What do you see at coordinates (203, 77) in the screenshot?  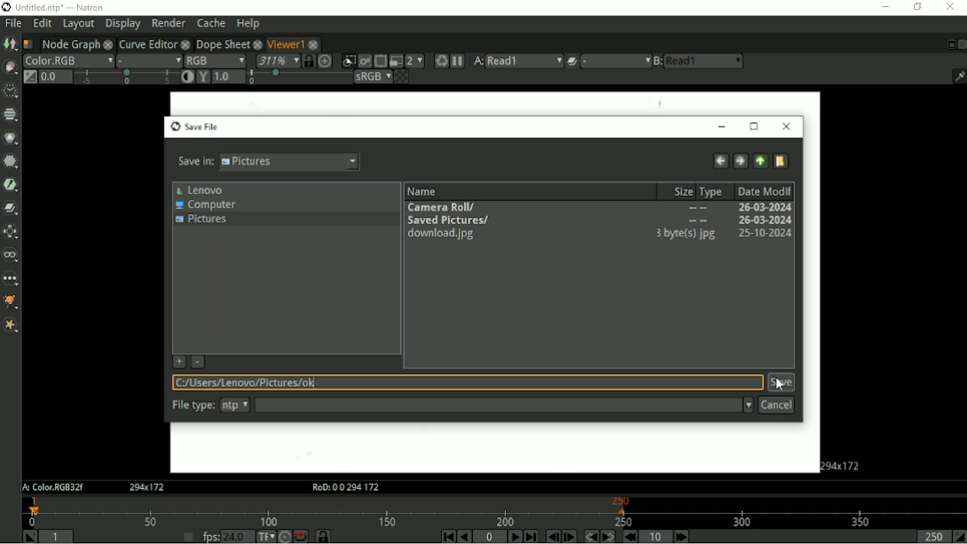 I see `Viewer gamma correction` at bounding box center [203, 77].